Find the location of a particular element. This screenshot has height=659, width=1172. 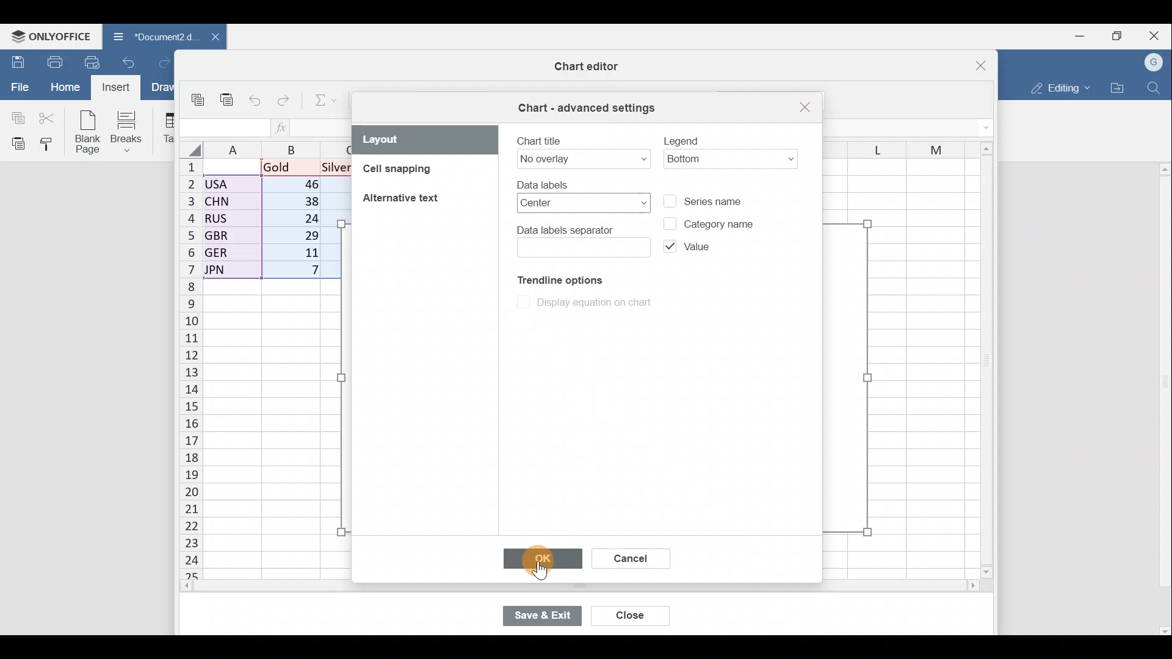

Table is located at coordinates (165, 128).